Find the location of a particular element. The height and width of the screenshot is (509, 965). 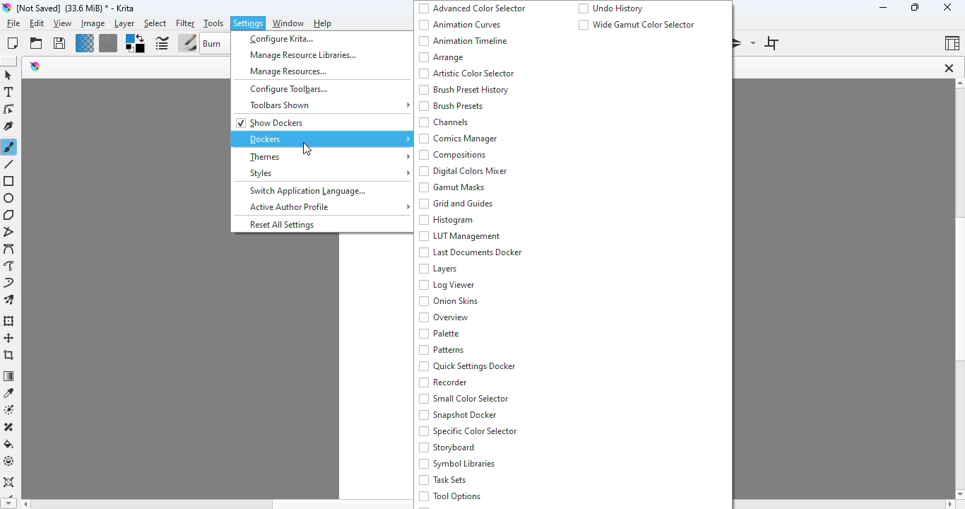

recorder is located at coordinates (444, 382).